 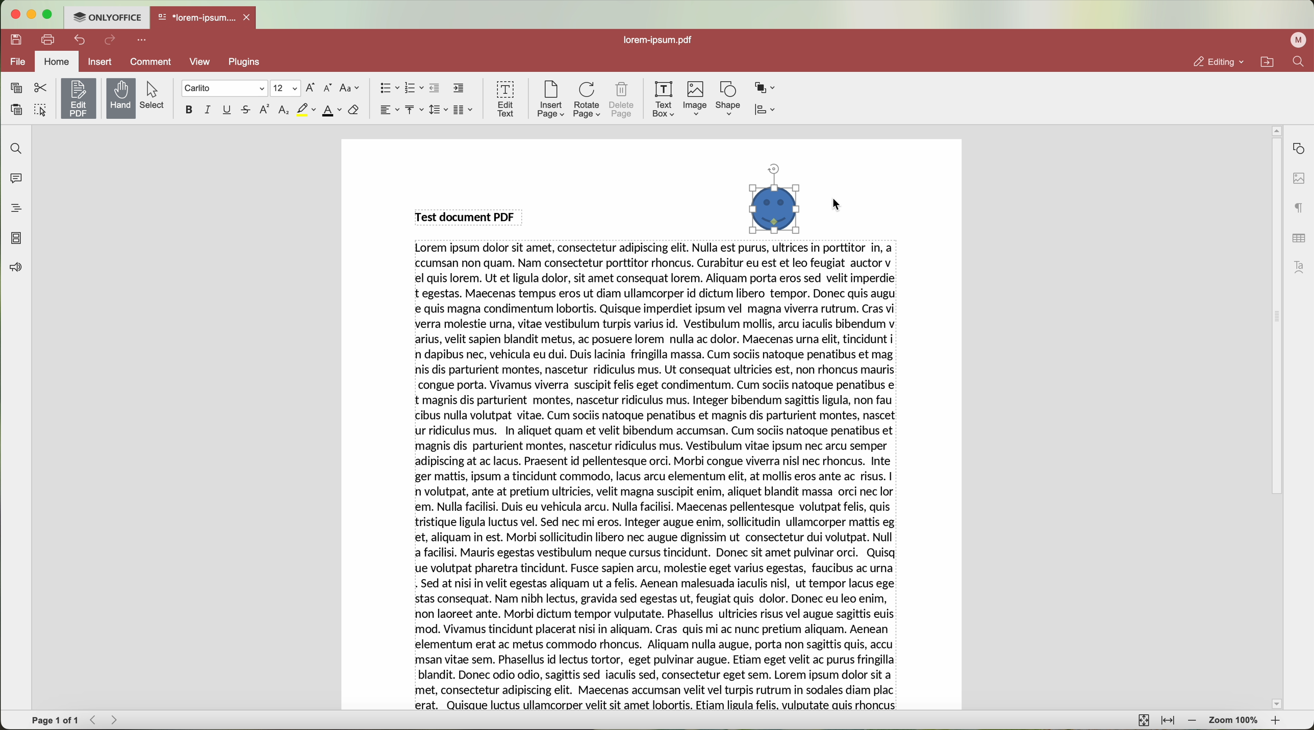 I want to click on underline, so click(x=228, y=110).